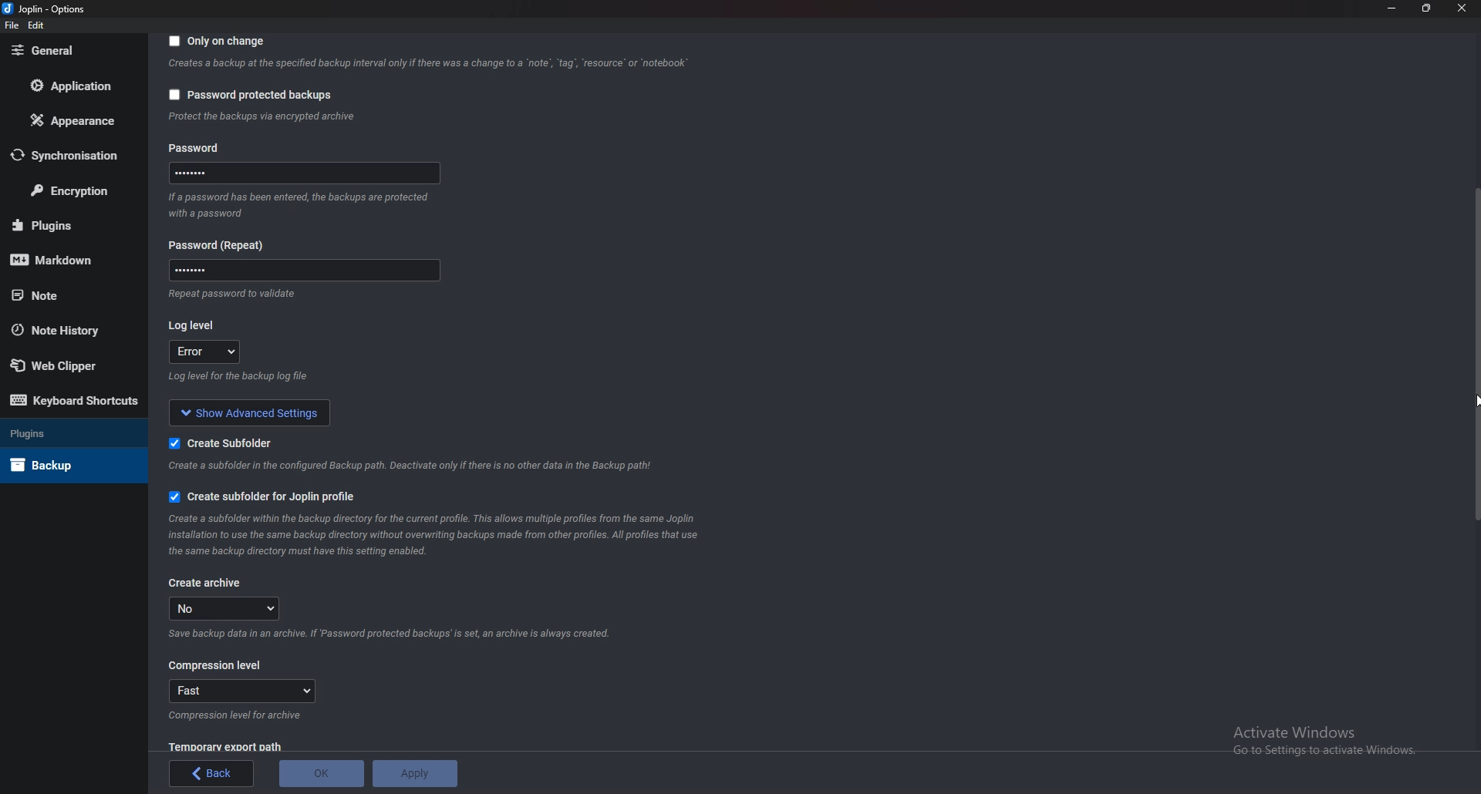 This screenshot has width=1481, height=794. What do you see at coordinates (213, 773) in the screenshot?
I see `back` at bounding box center [213, 773].